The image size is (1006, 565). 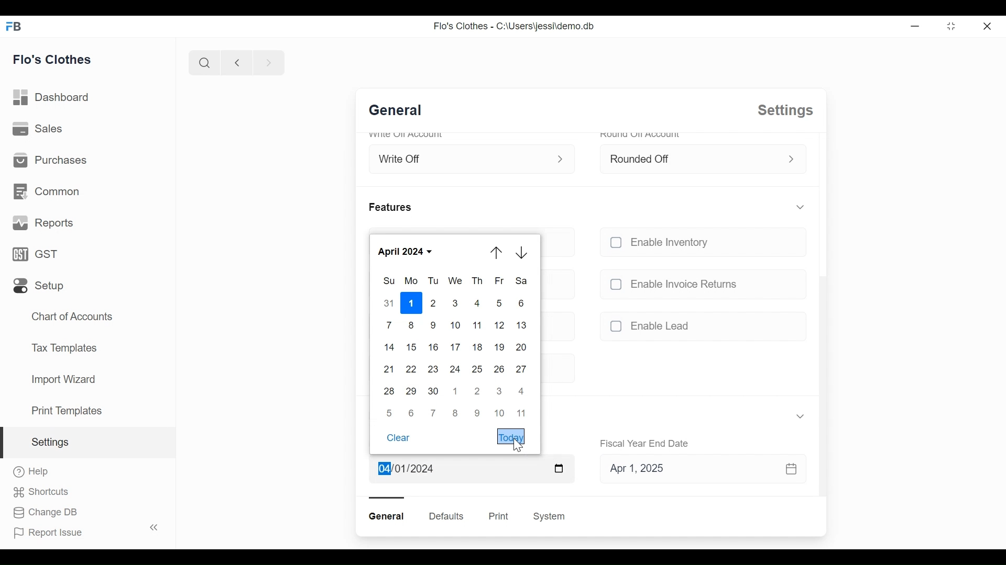 What do you see at coordinates (42, 223) in the screenshot?
I see `Reports` at bounding box center [42, 223].